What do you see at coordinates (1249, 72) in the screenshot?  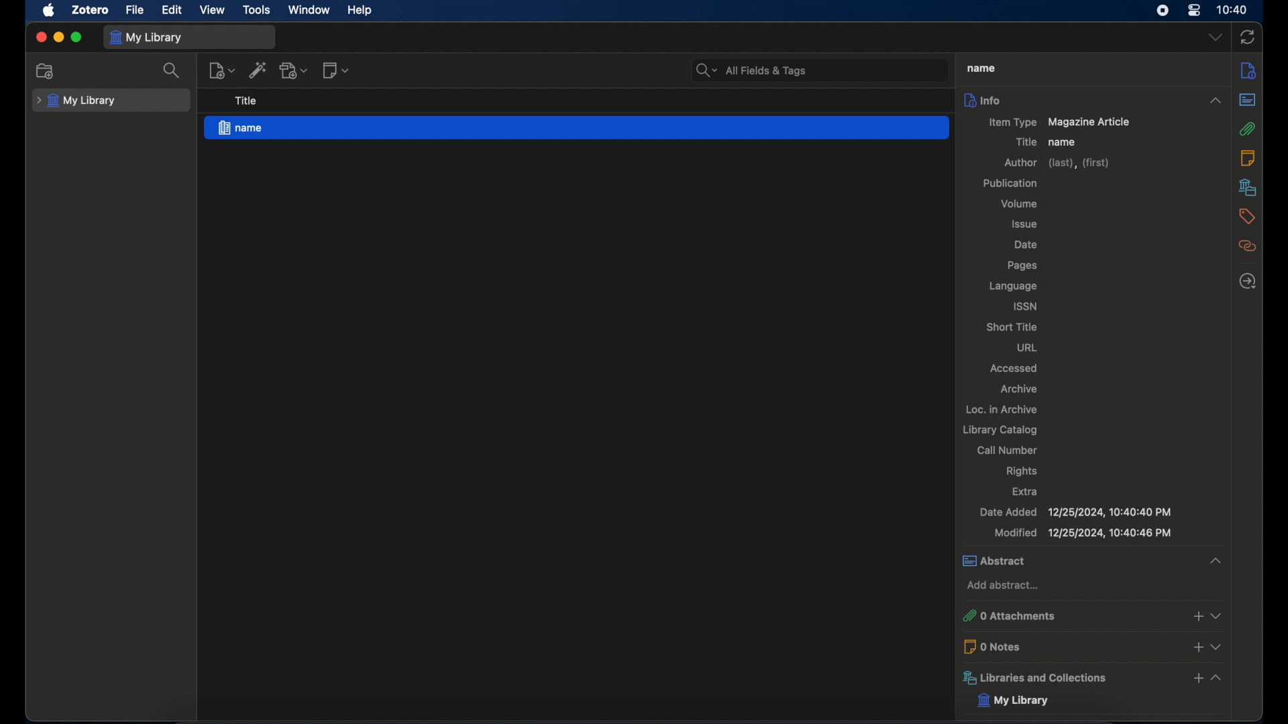 I see `info` at bounding box center [1249, 72].